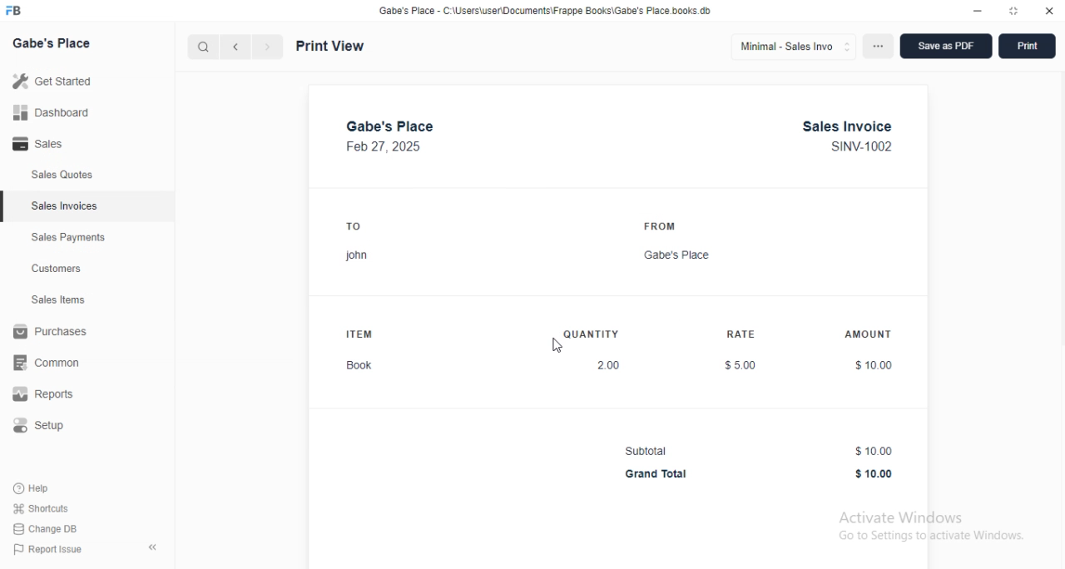 The image size is (1065, 569). What do you see at coordinates (354, 226) in the screenshot?
I see `TO` at bounding box center [354, 226].